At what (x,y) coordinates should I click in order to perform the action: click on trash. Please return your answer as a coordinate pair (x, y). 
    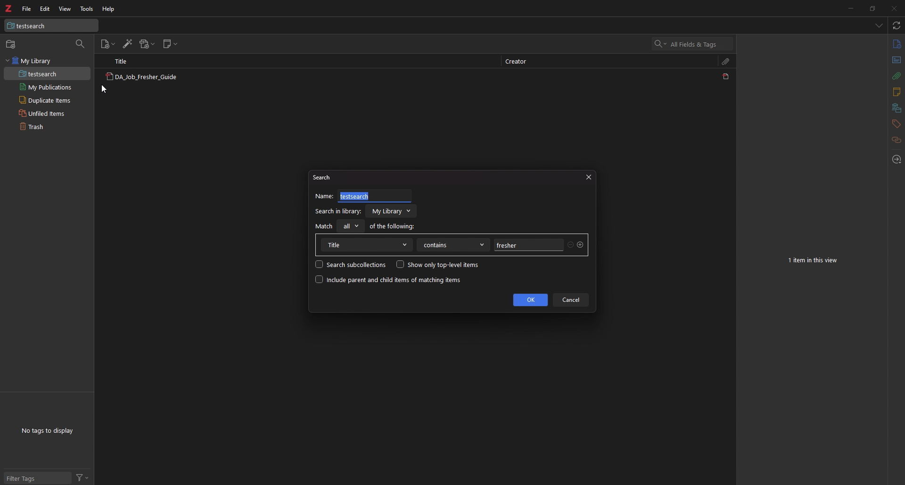
    Looking at the image, I should click on (47, 126).